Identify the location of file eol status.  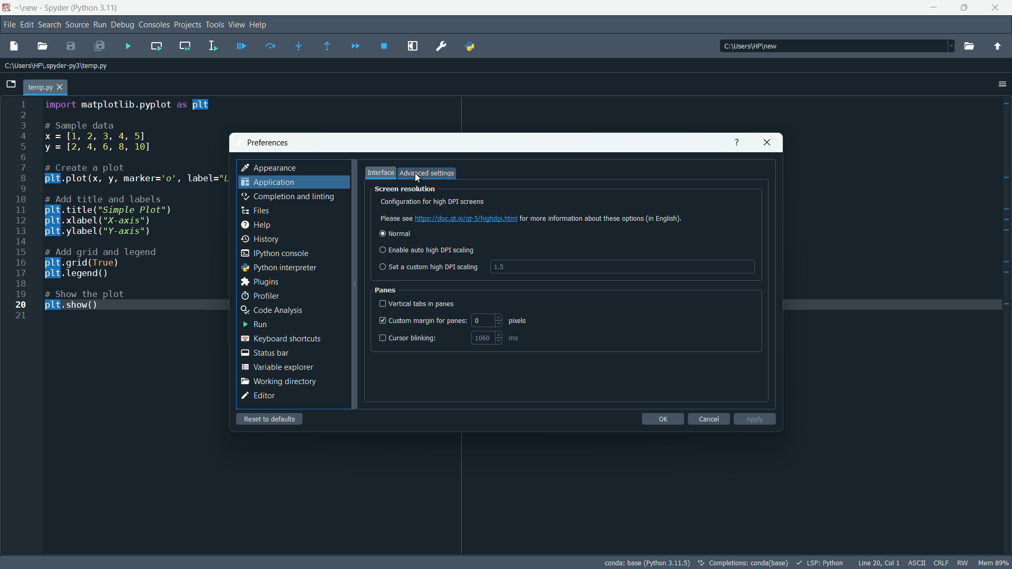
(941, 563).